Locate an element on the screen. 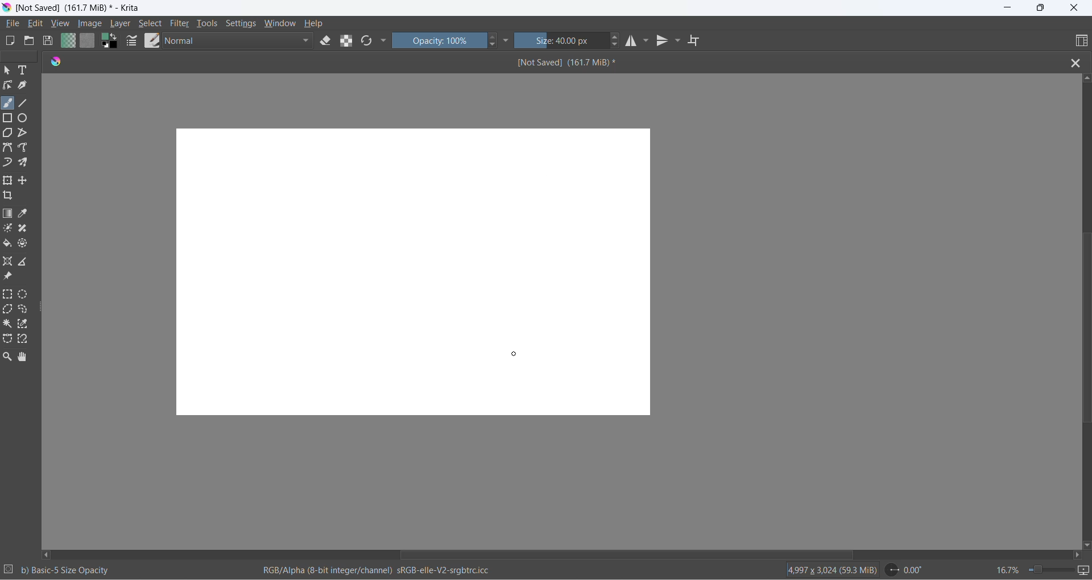 Image resolution: width=1092 pixels, height=580 pixels. brush presets is located at coordinates (152, 40).